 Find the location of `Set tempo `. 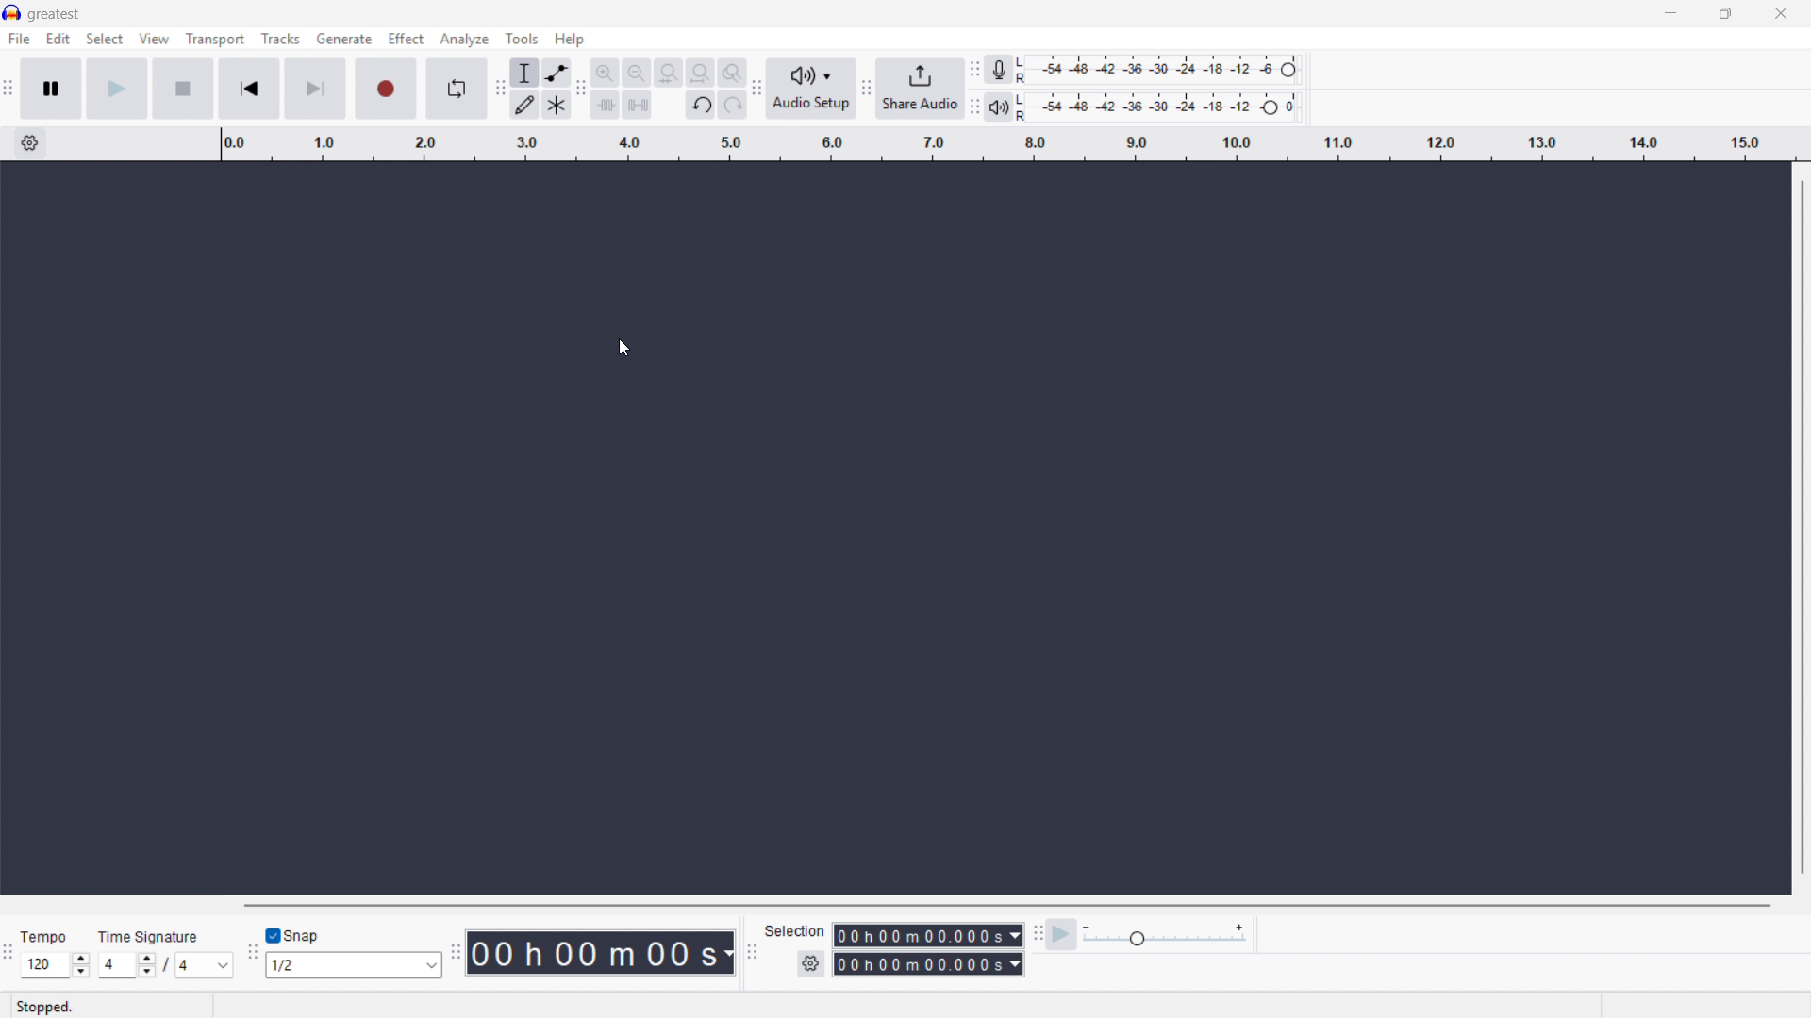

Set tempo  is located at coordinates (56, 965).